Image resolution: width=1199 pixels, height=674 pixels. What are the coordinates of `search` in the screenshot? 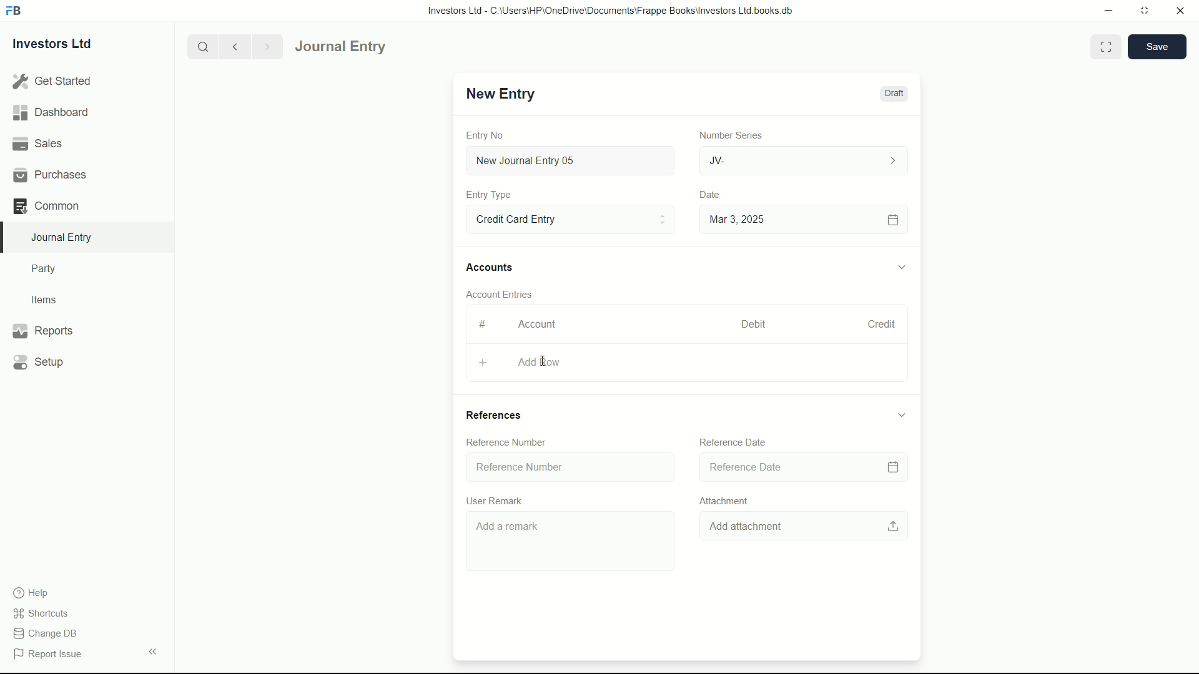 It's located at (202, 46).